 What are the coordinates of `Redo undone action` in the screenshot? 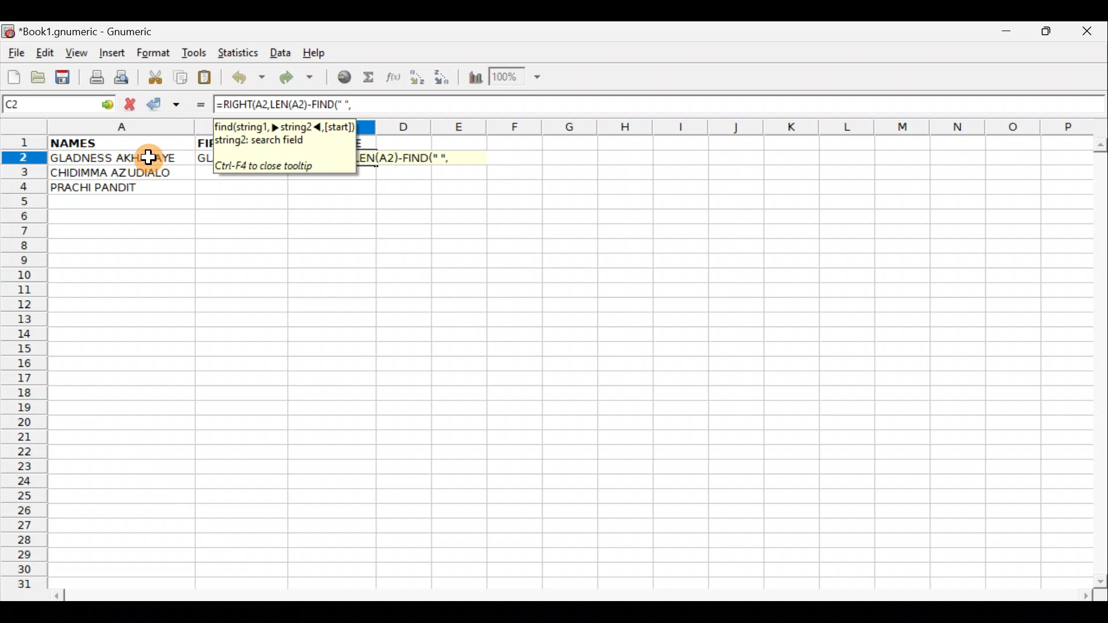 It's located at (299, 79).